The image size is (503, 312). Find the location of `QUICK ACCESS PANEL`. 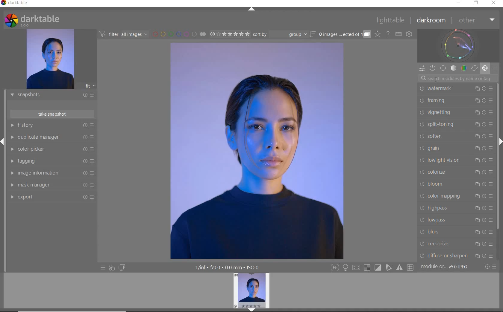

QUICK ACCESS PANEL is located at coordinates (422, 69).